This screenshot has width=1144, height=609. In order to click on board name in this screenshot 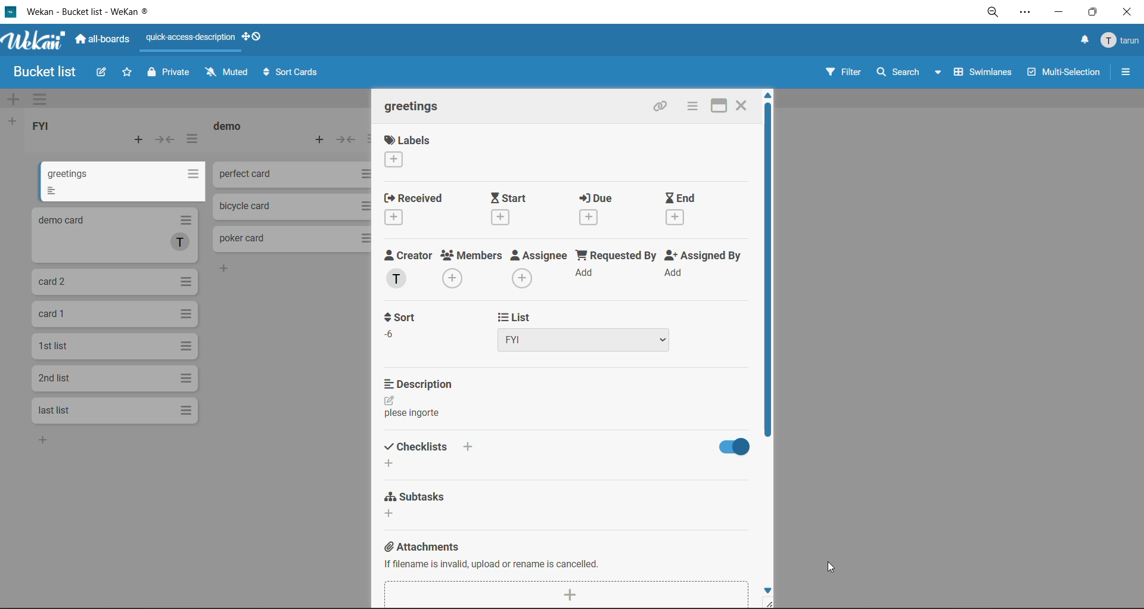, I will do `click(46, 72)`.